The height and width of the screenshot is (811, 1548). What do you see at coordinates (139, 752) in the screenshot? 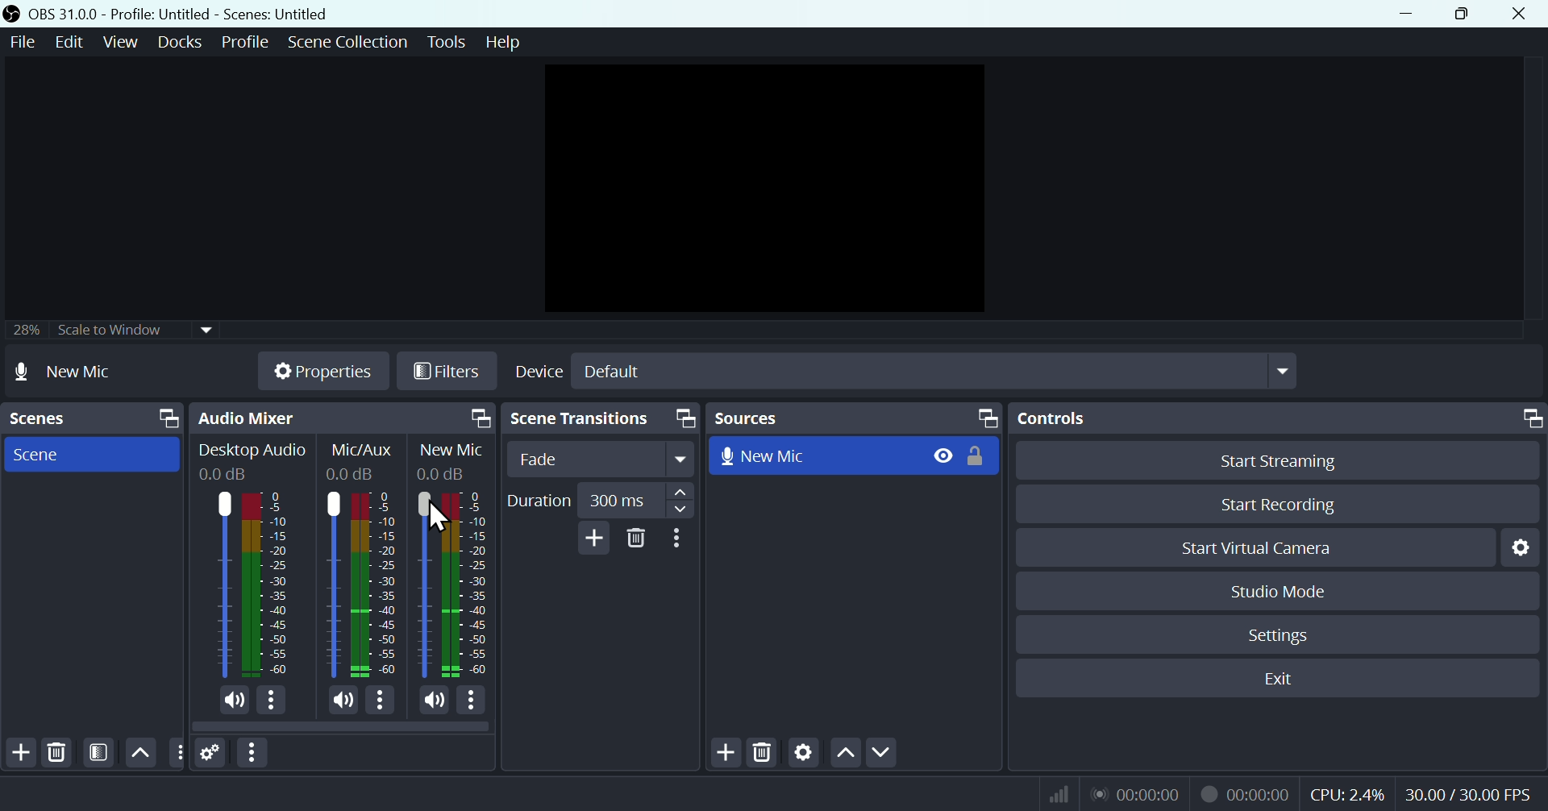
I see `Up` at bounding box center [139, 752].